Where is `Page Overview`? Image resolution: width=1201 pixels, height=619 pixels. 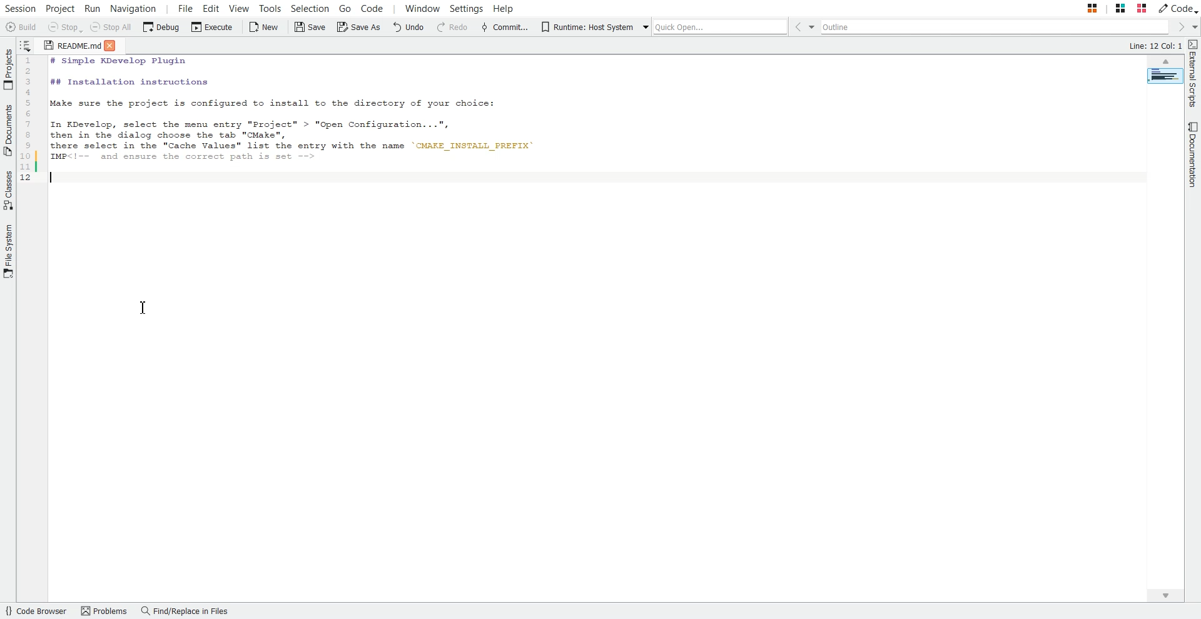 Page Overview is located at coordinates (1165, 76).